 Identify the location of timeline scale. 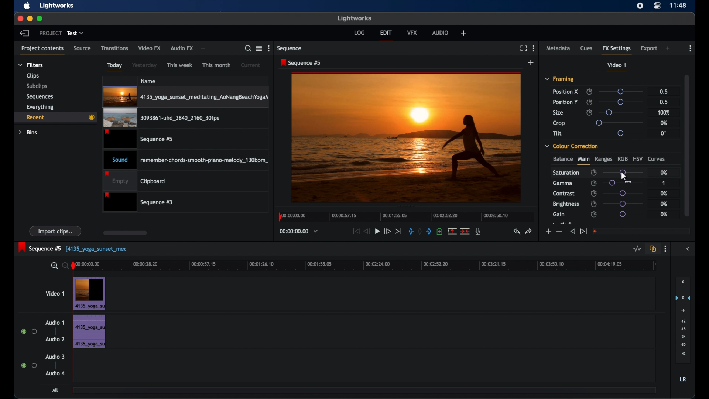
(370, 266).